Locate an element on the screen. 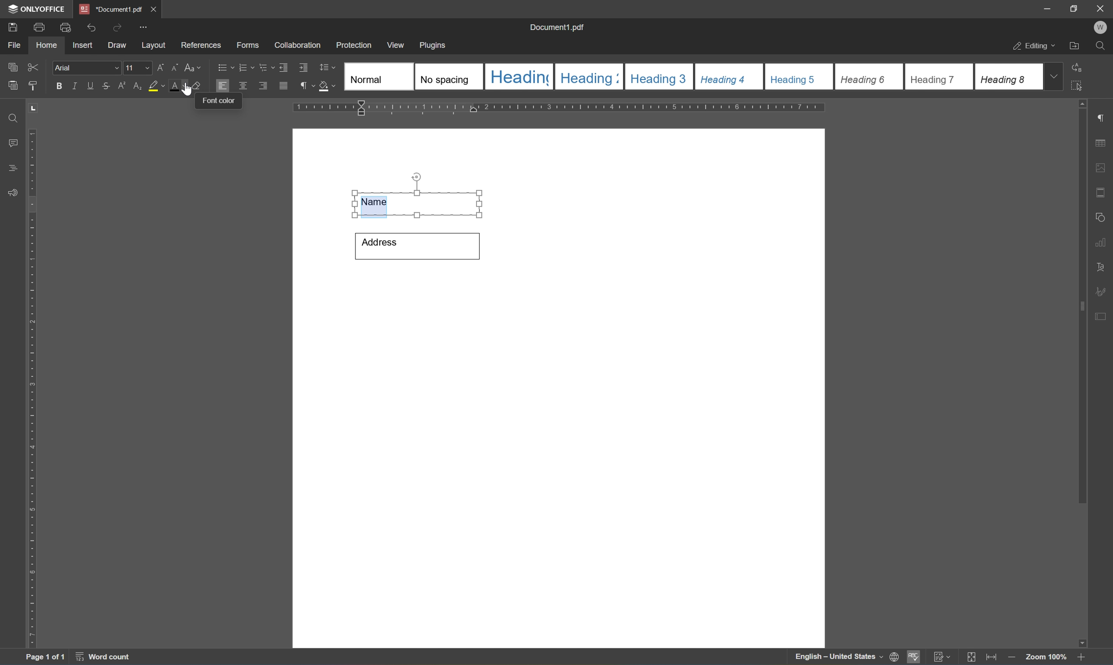 Image resolution: width=1113 pixels, height=665 pixels. fit to page is located at coordinates (972, 657).